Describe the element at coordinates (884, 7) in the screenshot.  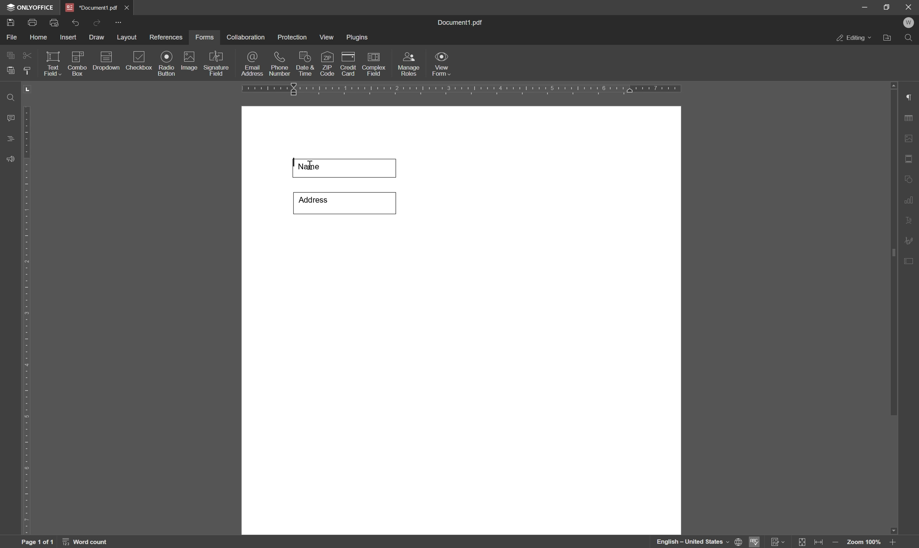
I see `restore down` at that location.